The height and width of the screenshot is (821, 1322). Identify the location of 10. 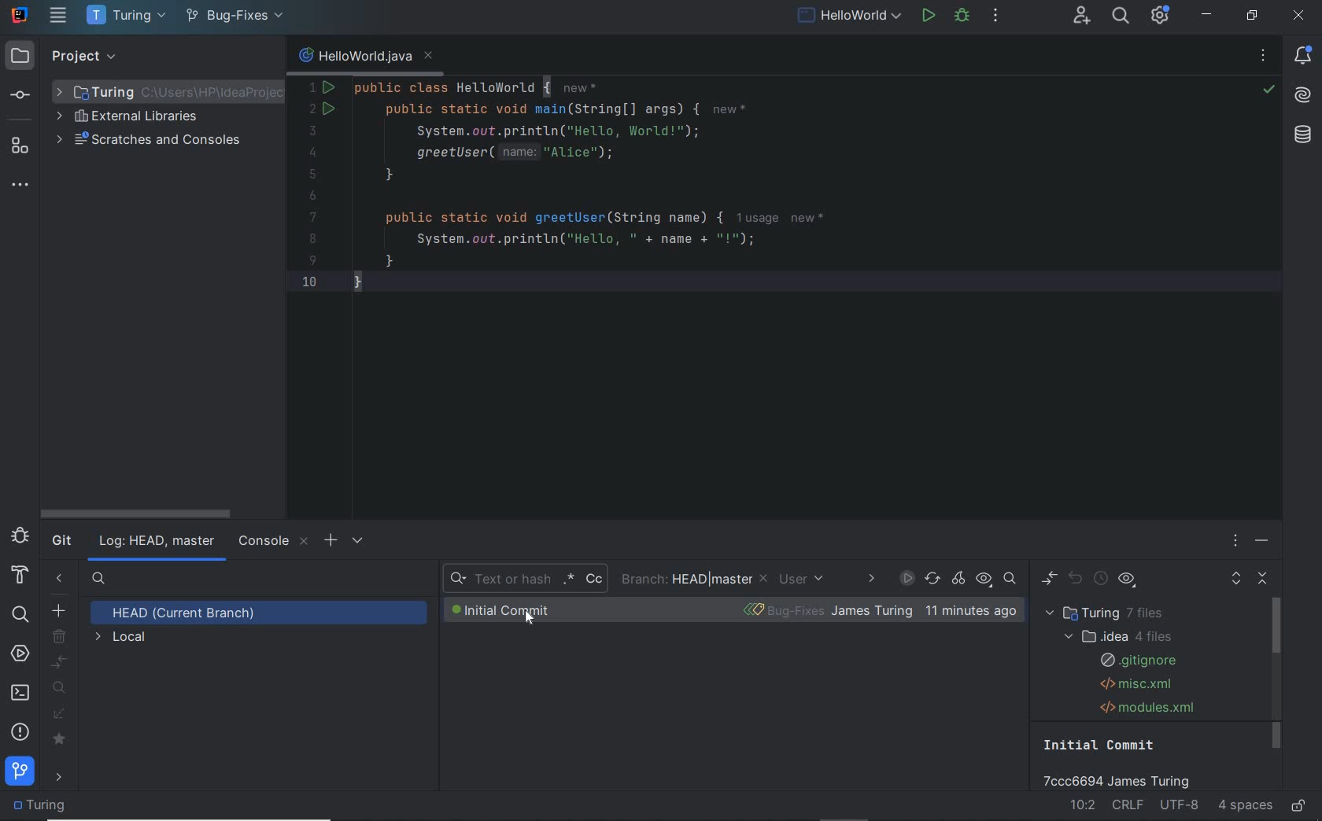
(309, 281).